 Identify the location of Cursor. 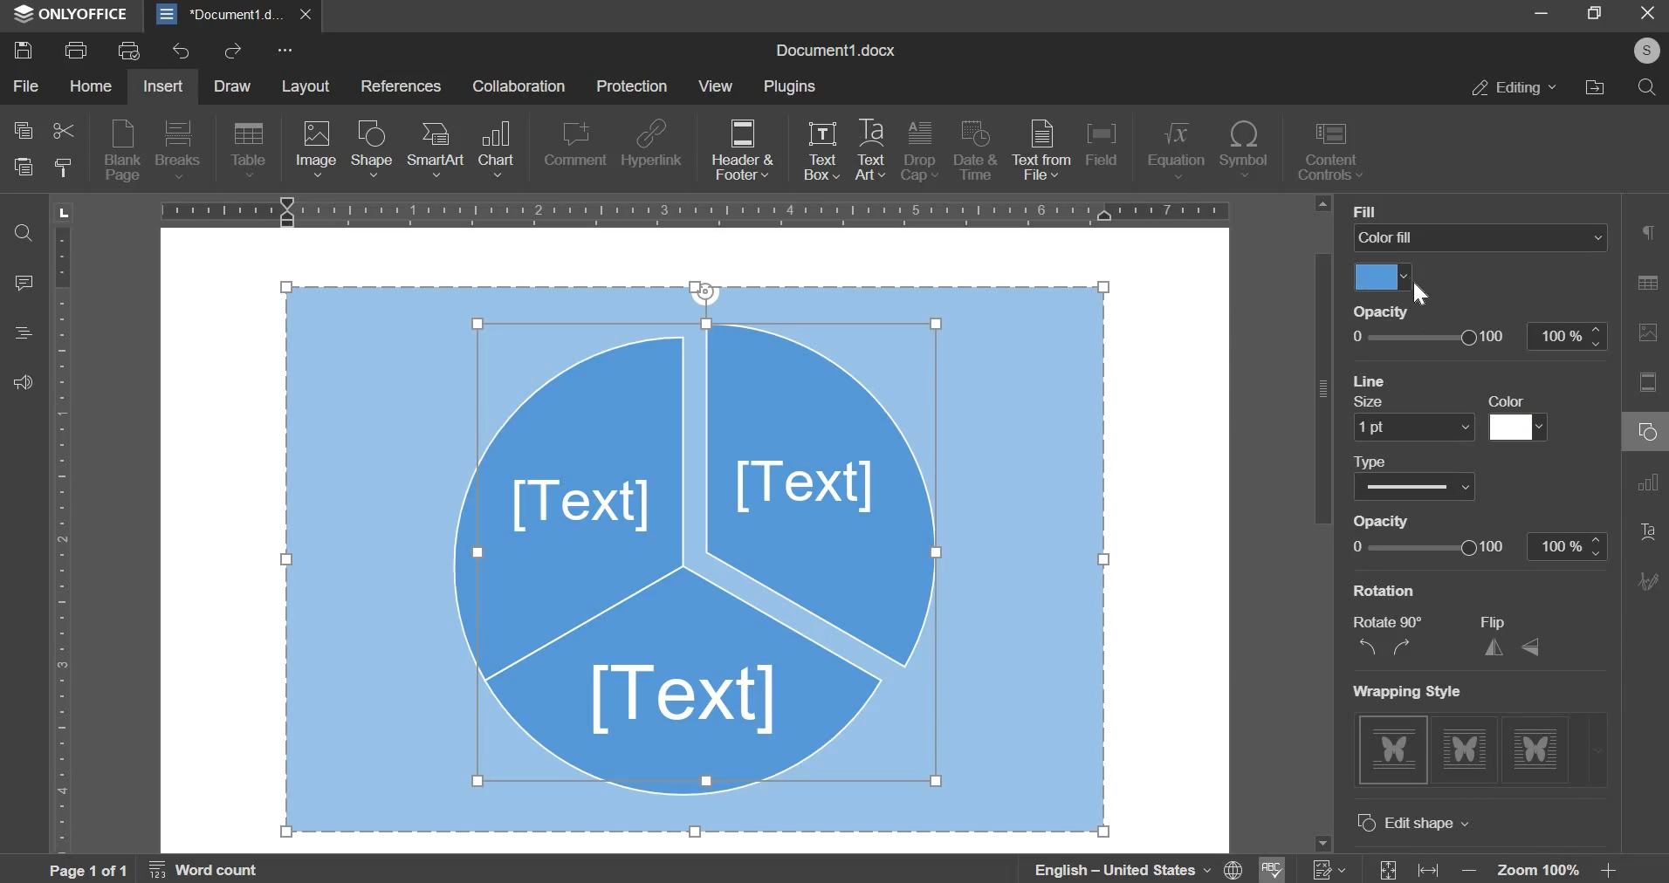
(1405, 295).